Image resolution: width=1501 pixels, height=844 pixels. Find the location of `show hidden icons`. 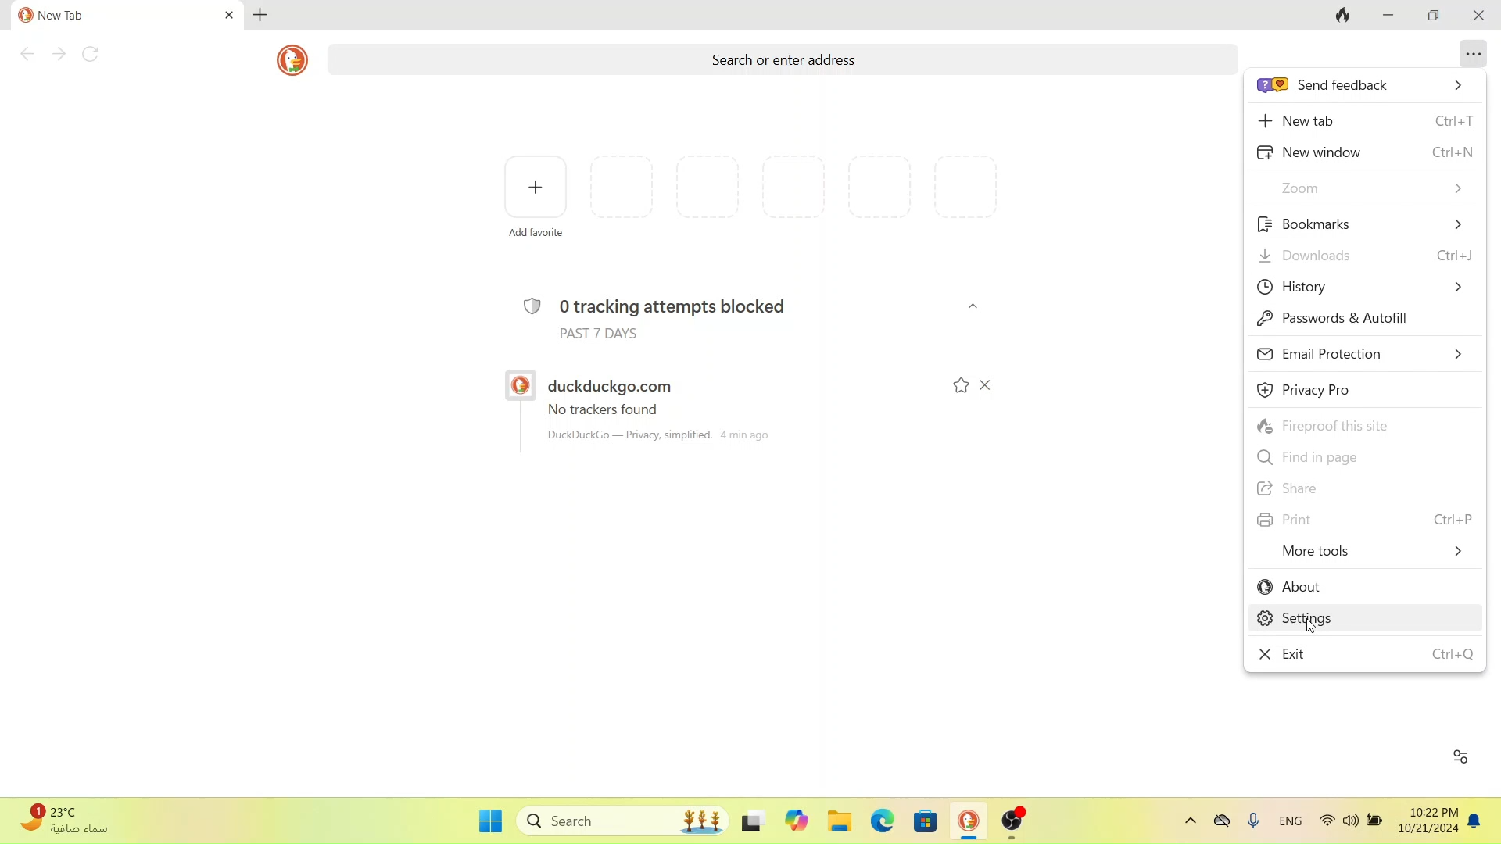

show hidden icons is located at coordinates (1190, 824).